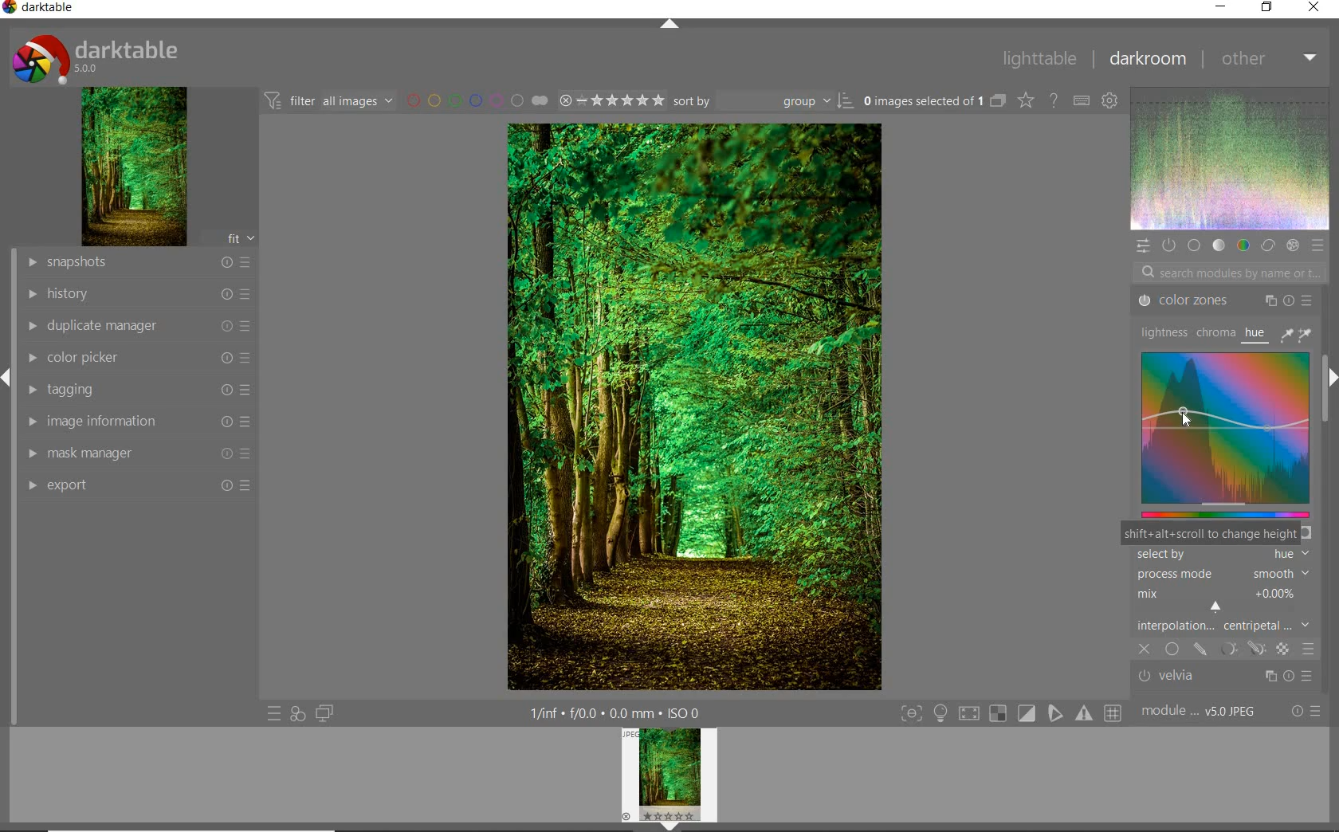 The height and width of the screenshot is (832, 1339). What do you see at coordinates (1040, 59) in the screenshot?
I see `LIGHTTABLE` at bounding box center [1040, 59].